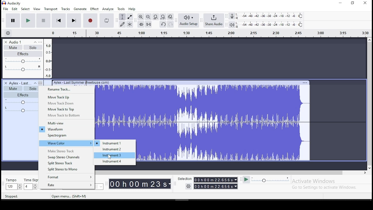 The image size is (373, 210). What do you see at coordinates (66, 97) in the screenshot?
I see `move track up` at bounding box center [66, 97].